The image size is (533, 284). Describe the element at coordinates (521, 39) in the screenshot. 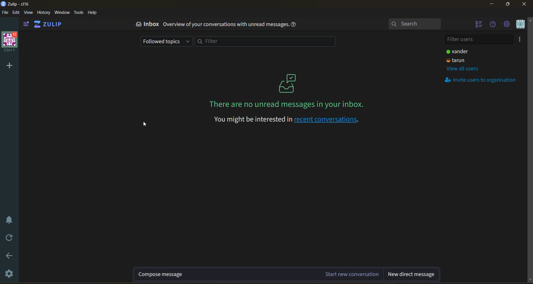

I see `invite users to organisation` at that location.